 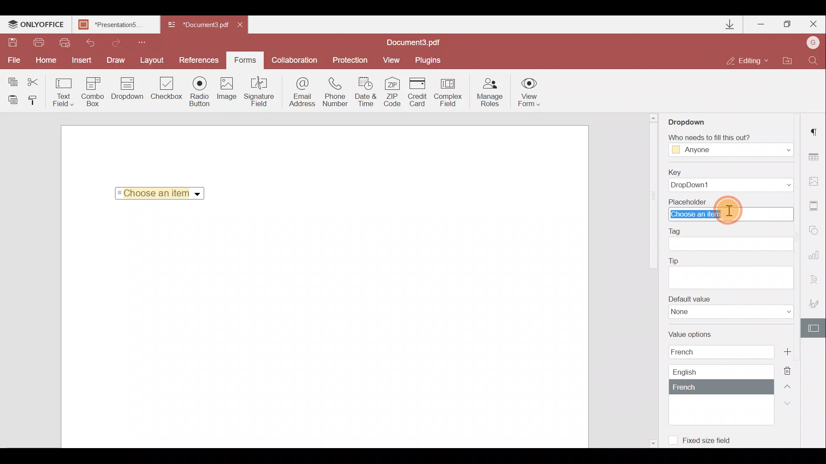 What do you see at coordinates (395, 93) in the screenshot?
I see `ZIP code` at bounding box center [395, 93].